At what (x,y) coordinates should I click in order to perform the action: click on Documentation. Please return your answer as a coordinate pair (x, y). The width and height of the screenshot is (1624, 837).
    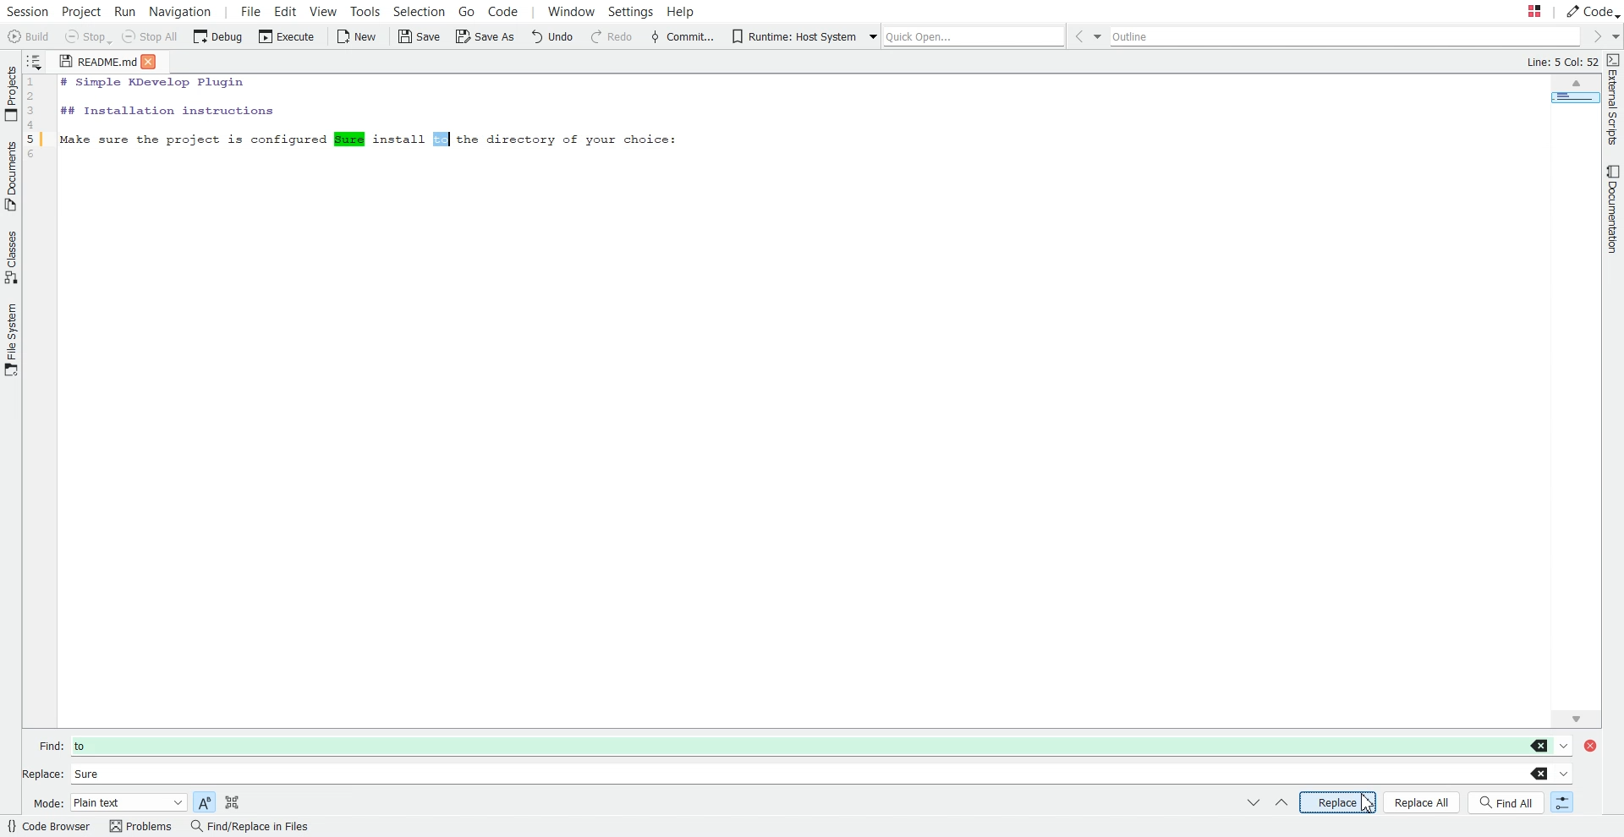
    Looking at the image, I should click on (1609, 211).